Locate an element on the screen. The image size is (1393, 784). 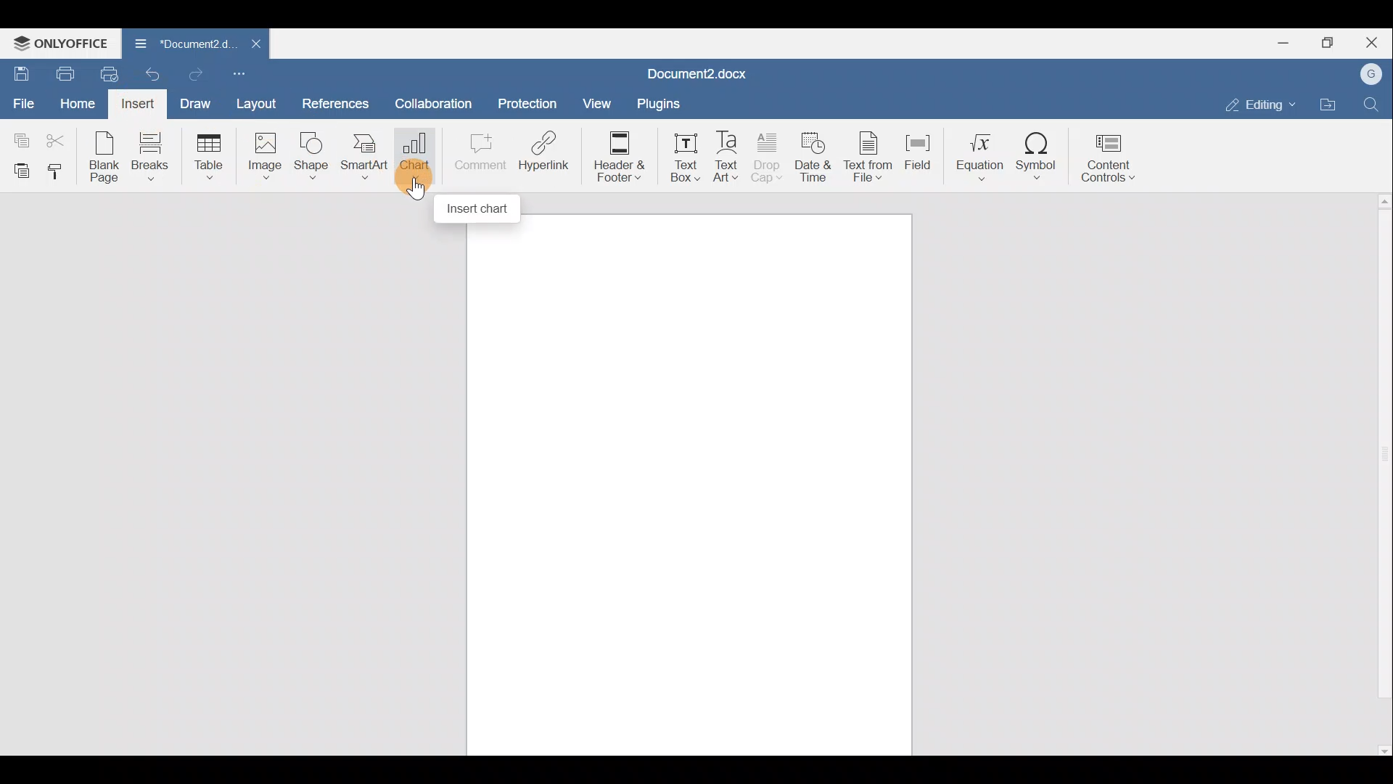
Equation is located at coordinates (979, 155).